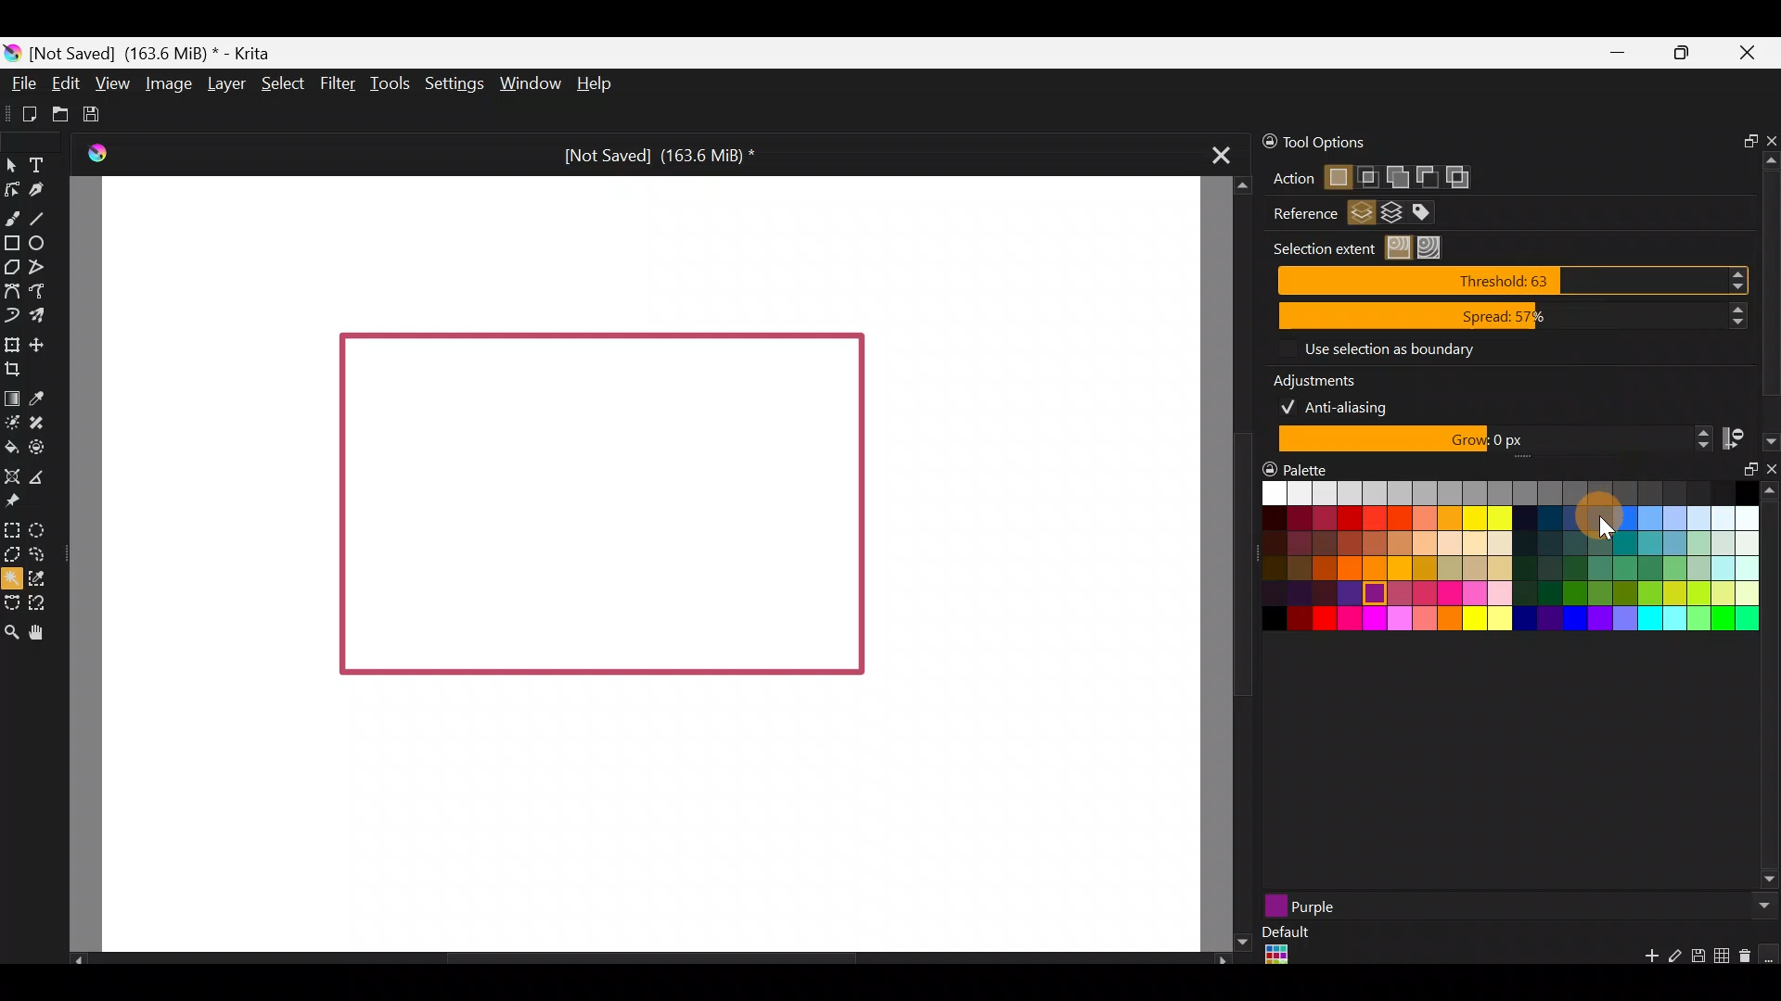 This screenshot has width=1781, height=1001. I want to click on [Not Saved] (163.6 MiB) * - Krita, so click(161, 54).